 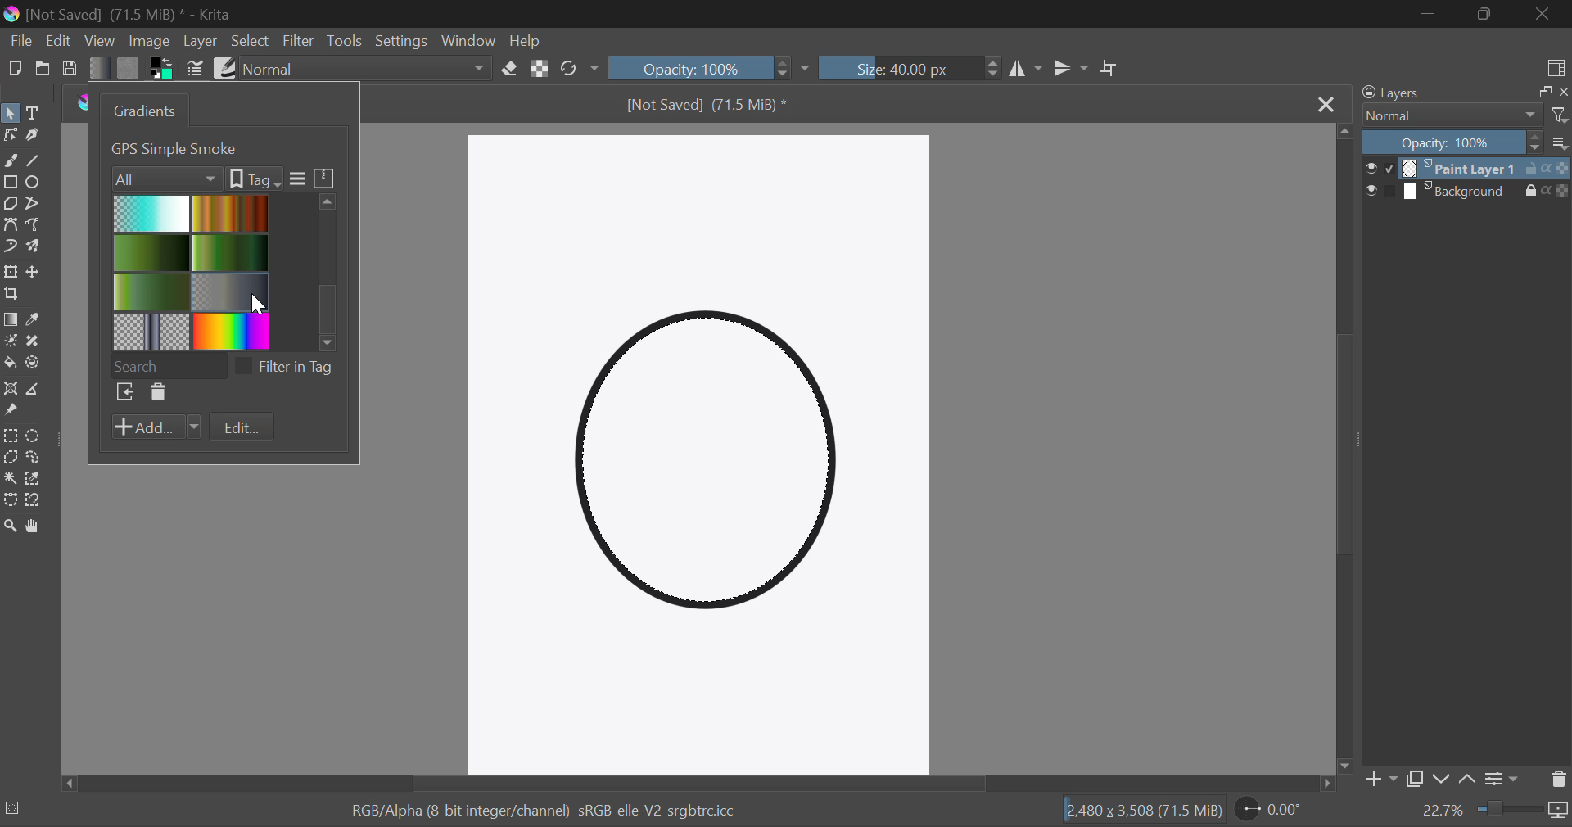 What do you see at coordinates (1027, 69) in the screenshot?
I see `Vertical Mirror Flip` at bounding box center [1027, 69].